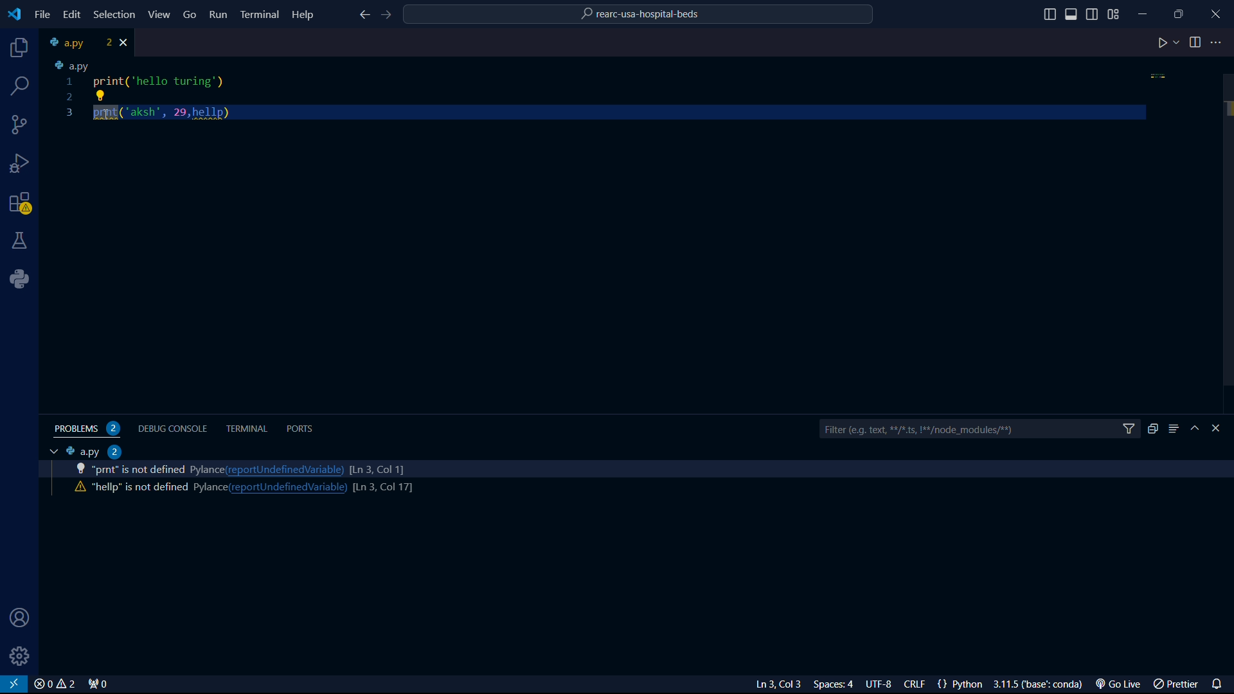 The image size is (1234, 694). What do you see at coordinates (917, 685) in the screenshot?
I see `CRLF` at bounding box center [917, 685].